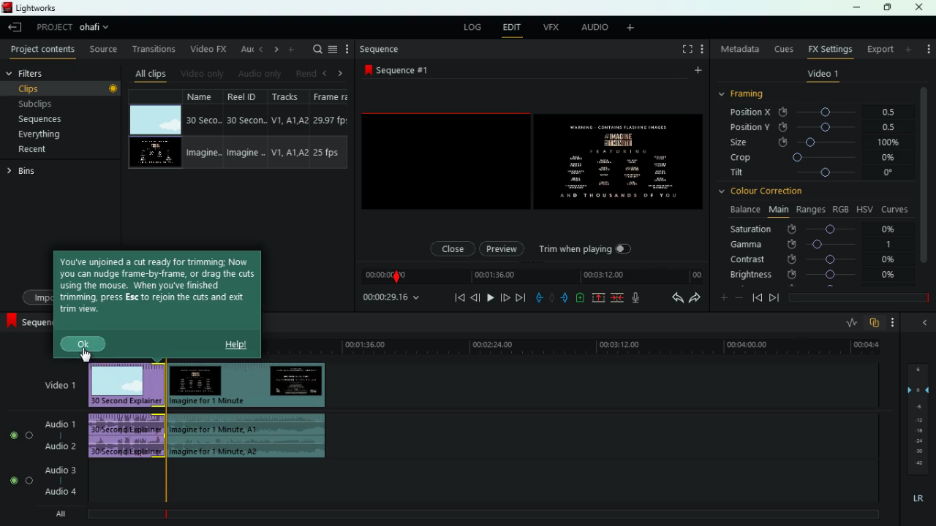  Describe the element at coordinates (897, 208) in the screenshot. I see `curves` at that location.